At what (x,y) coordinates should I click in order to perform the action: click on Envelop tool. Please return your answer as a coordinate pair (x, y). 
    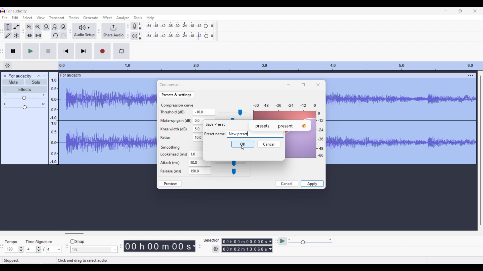
    Looking at the image, I should click on (17, 27).